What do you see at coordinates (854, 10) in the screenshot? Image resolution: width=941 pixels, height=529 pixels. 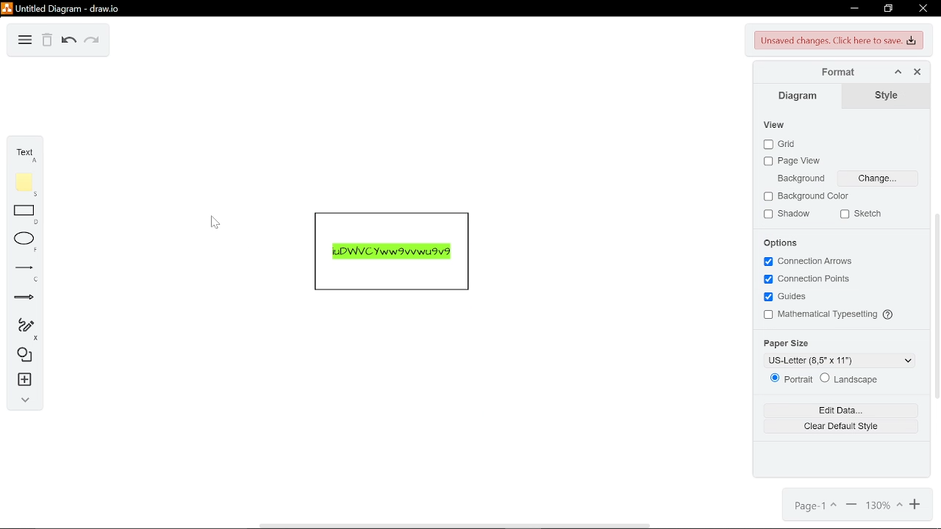 I see `minimize` at bounding box center [854, 10].